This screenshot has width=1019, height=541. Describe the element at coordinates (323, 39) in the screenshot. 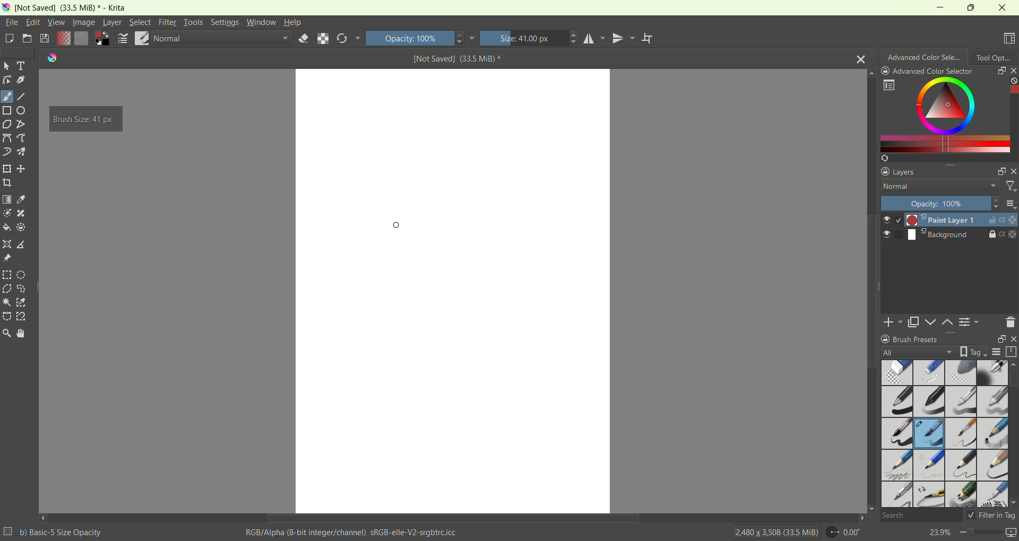

I see `preserve alpha` at that location.